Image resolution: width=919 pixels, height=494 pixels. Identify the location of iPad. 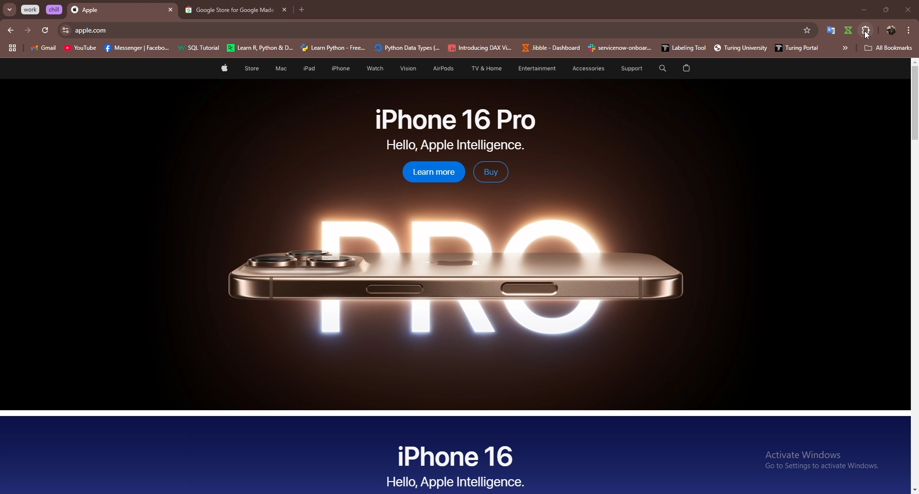
(307, 68).